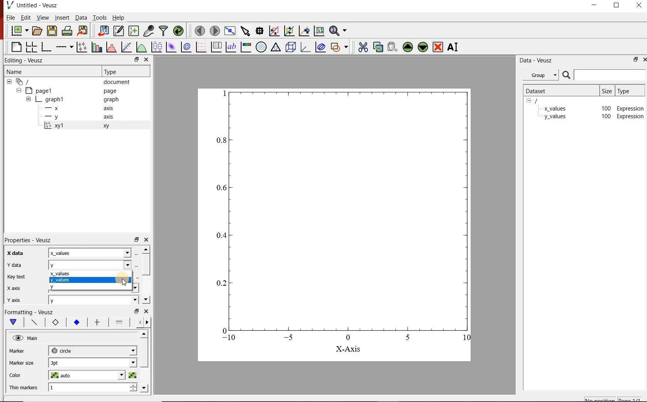 The width and height of the screenshot is (647, 402). Describe the element at coordinates (201, 47) in the screenshot. I see `plot vector field` at that location.